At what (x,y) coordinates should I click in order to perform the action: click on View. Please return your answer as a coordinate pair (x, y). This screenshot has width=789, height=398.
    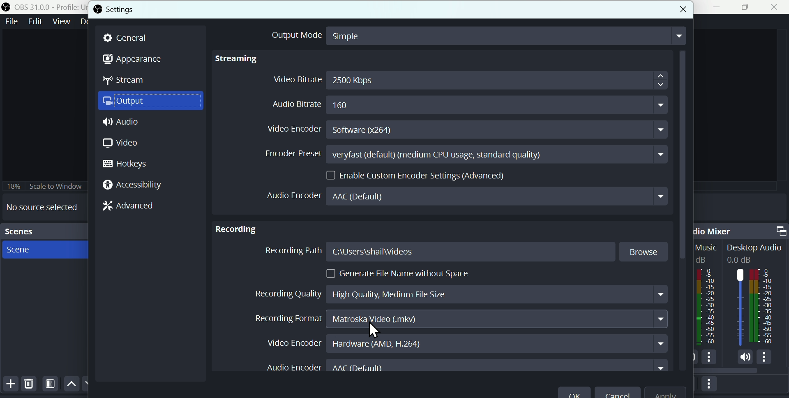
    Looking at the image, I should click on (61, 21).